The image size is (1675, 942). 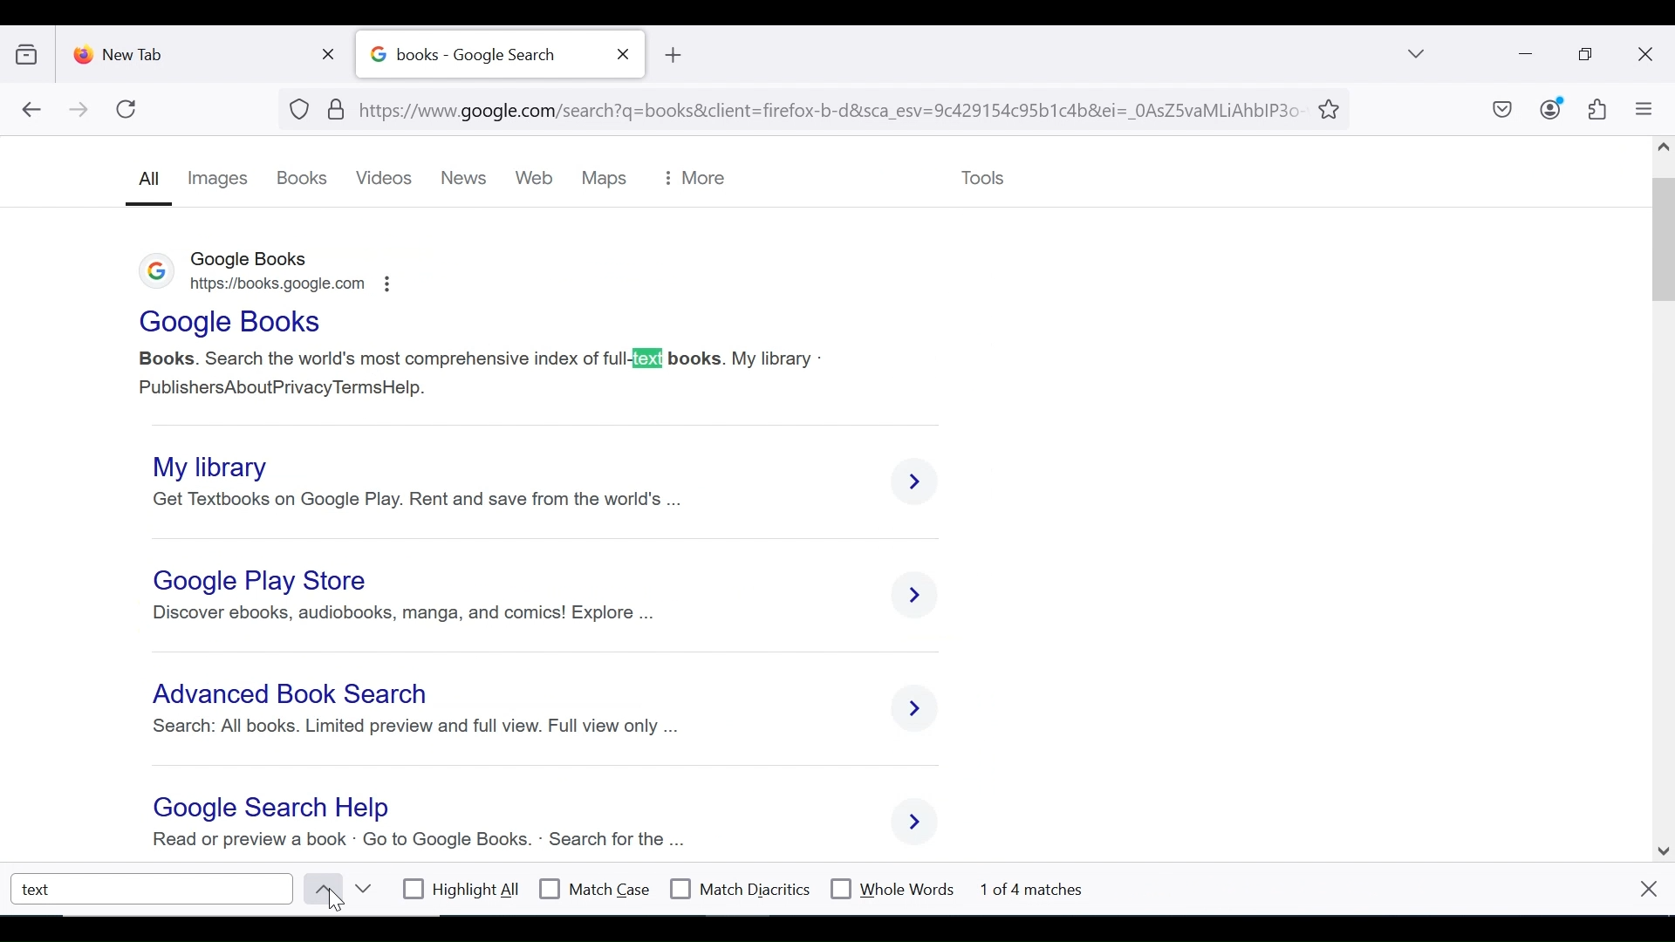 What do you see at coordinates (295, 697) in the screenshot?
I see `Advanced BooK search` at bounding box center [295, 697].